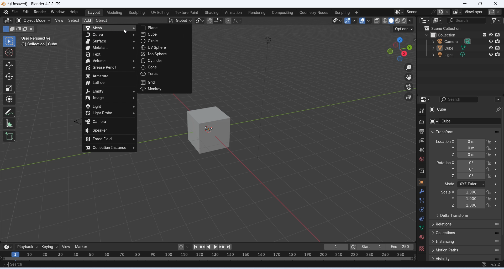  Describe the element at coordinates (40, 44) in the screenshot. I see `(1) Collection | Cube` at that location.